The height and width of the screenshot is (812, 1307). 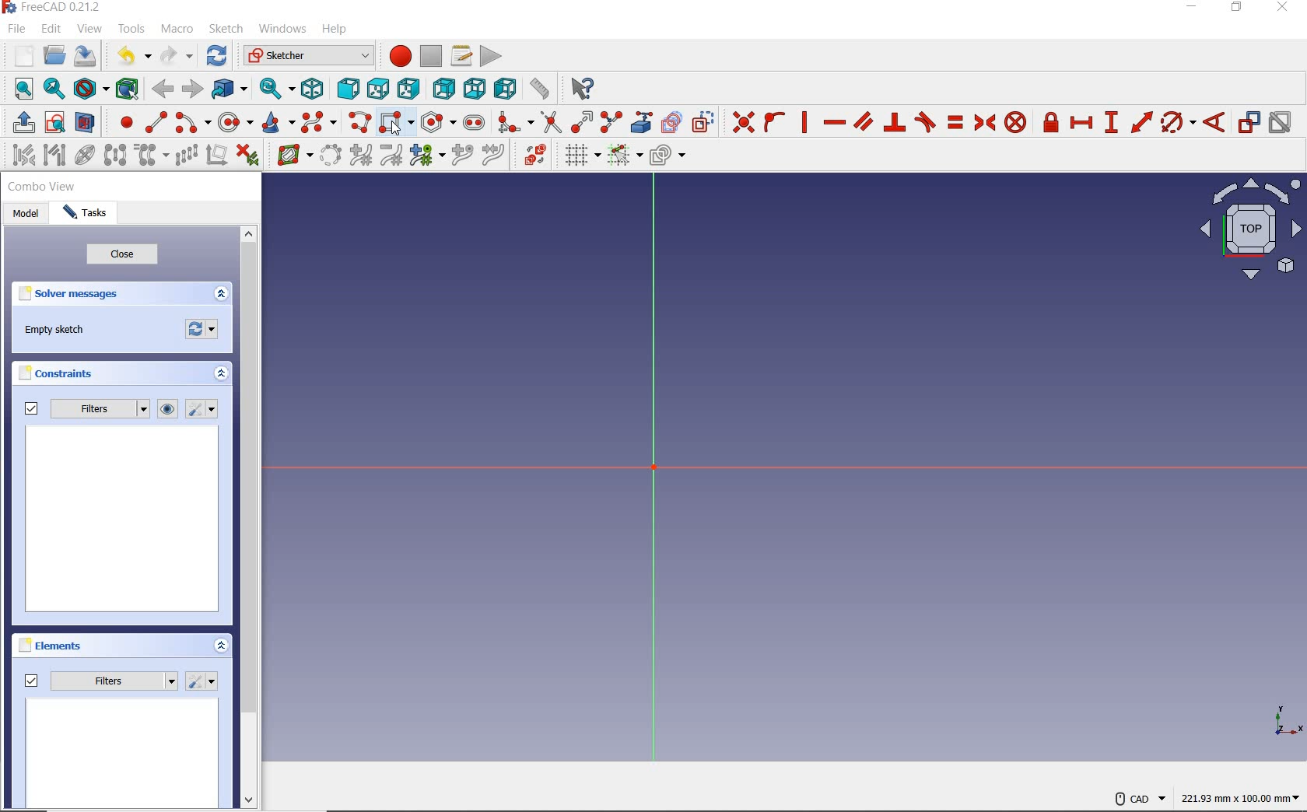 What do you see at coordinates (95, 295) in the screenshot?
I see `solver messages` at bounding box center [95, 295].